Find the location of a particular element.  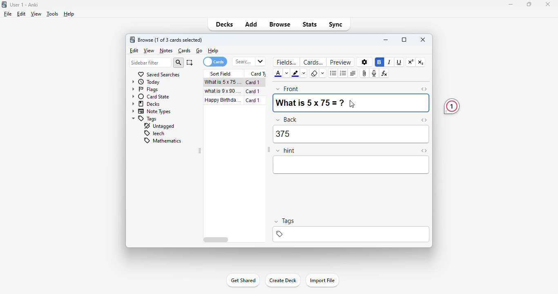

toggle HTML editor is located at coordinates (424, 151).